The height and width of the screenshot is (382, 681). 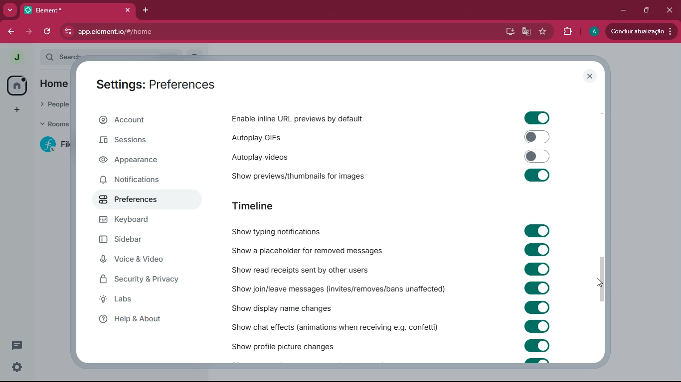 What do you see at coordinates (508, 32) in the screenshot?
I see `desktop` at bounding box center [508, 32].